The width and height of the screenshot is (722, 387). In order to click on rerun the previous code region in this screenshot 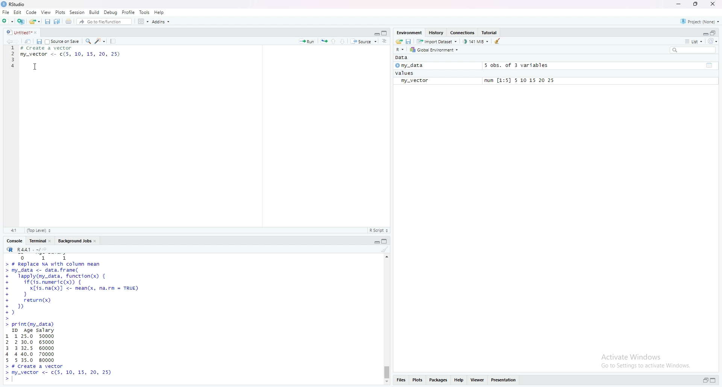, I will do `click(323, 40)`.